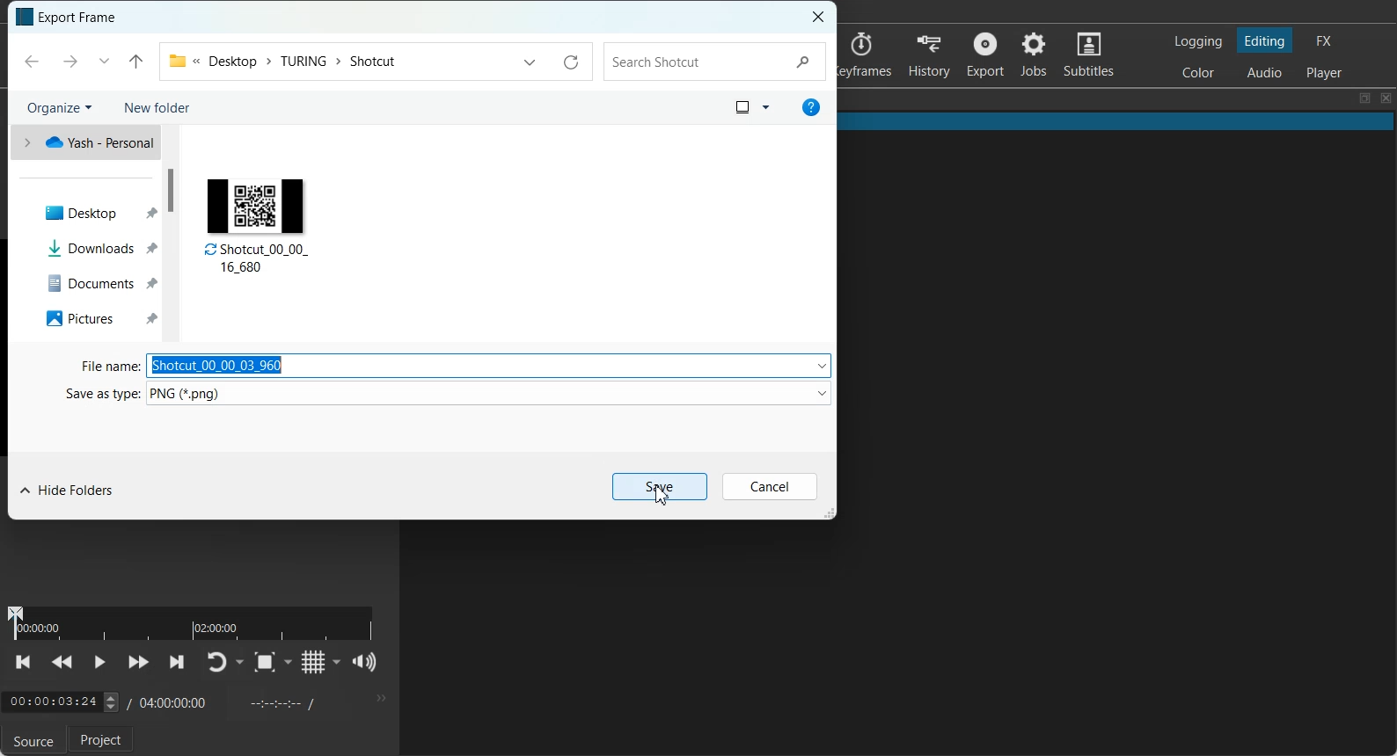 The height and width of the screenshot is (756, 1397). I want to click on Time, so click(175, 701).